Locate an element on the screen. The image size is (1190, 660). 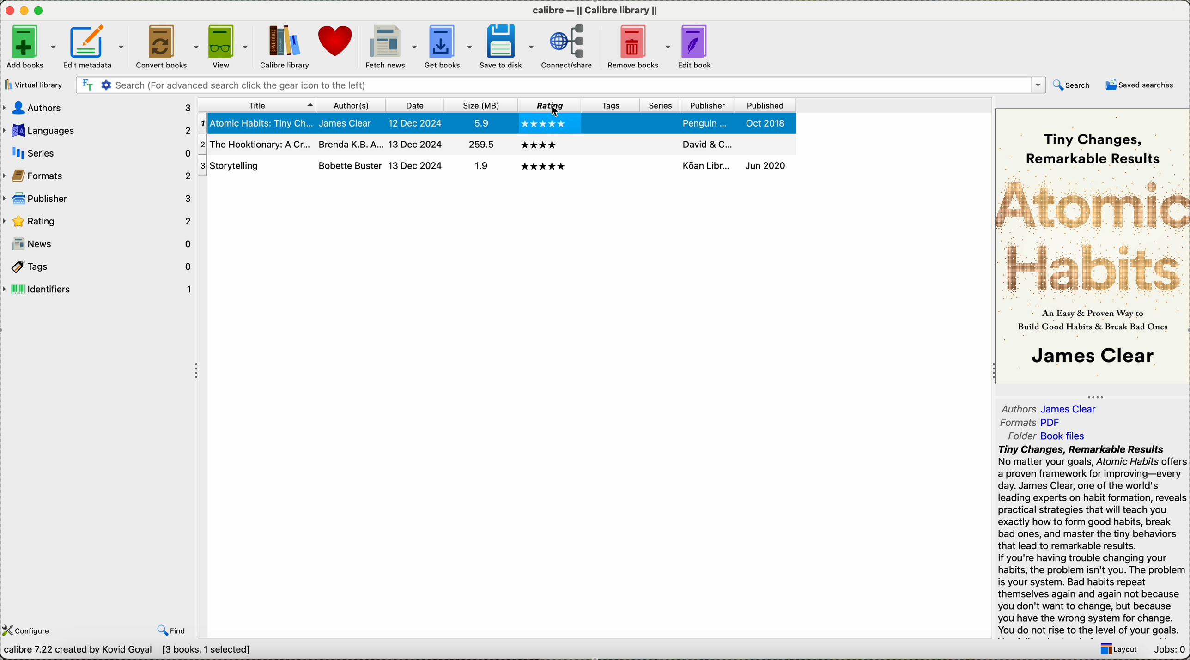
series is located at coordinates (659, 167).